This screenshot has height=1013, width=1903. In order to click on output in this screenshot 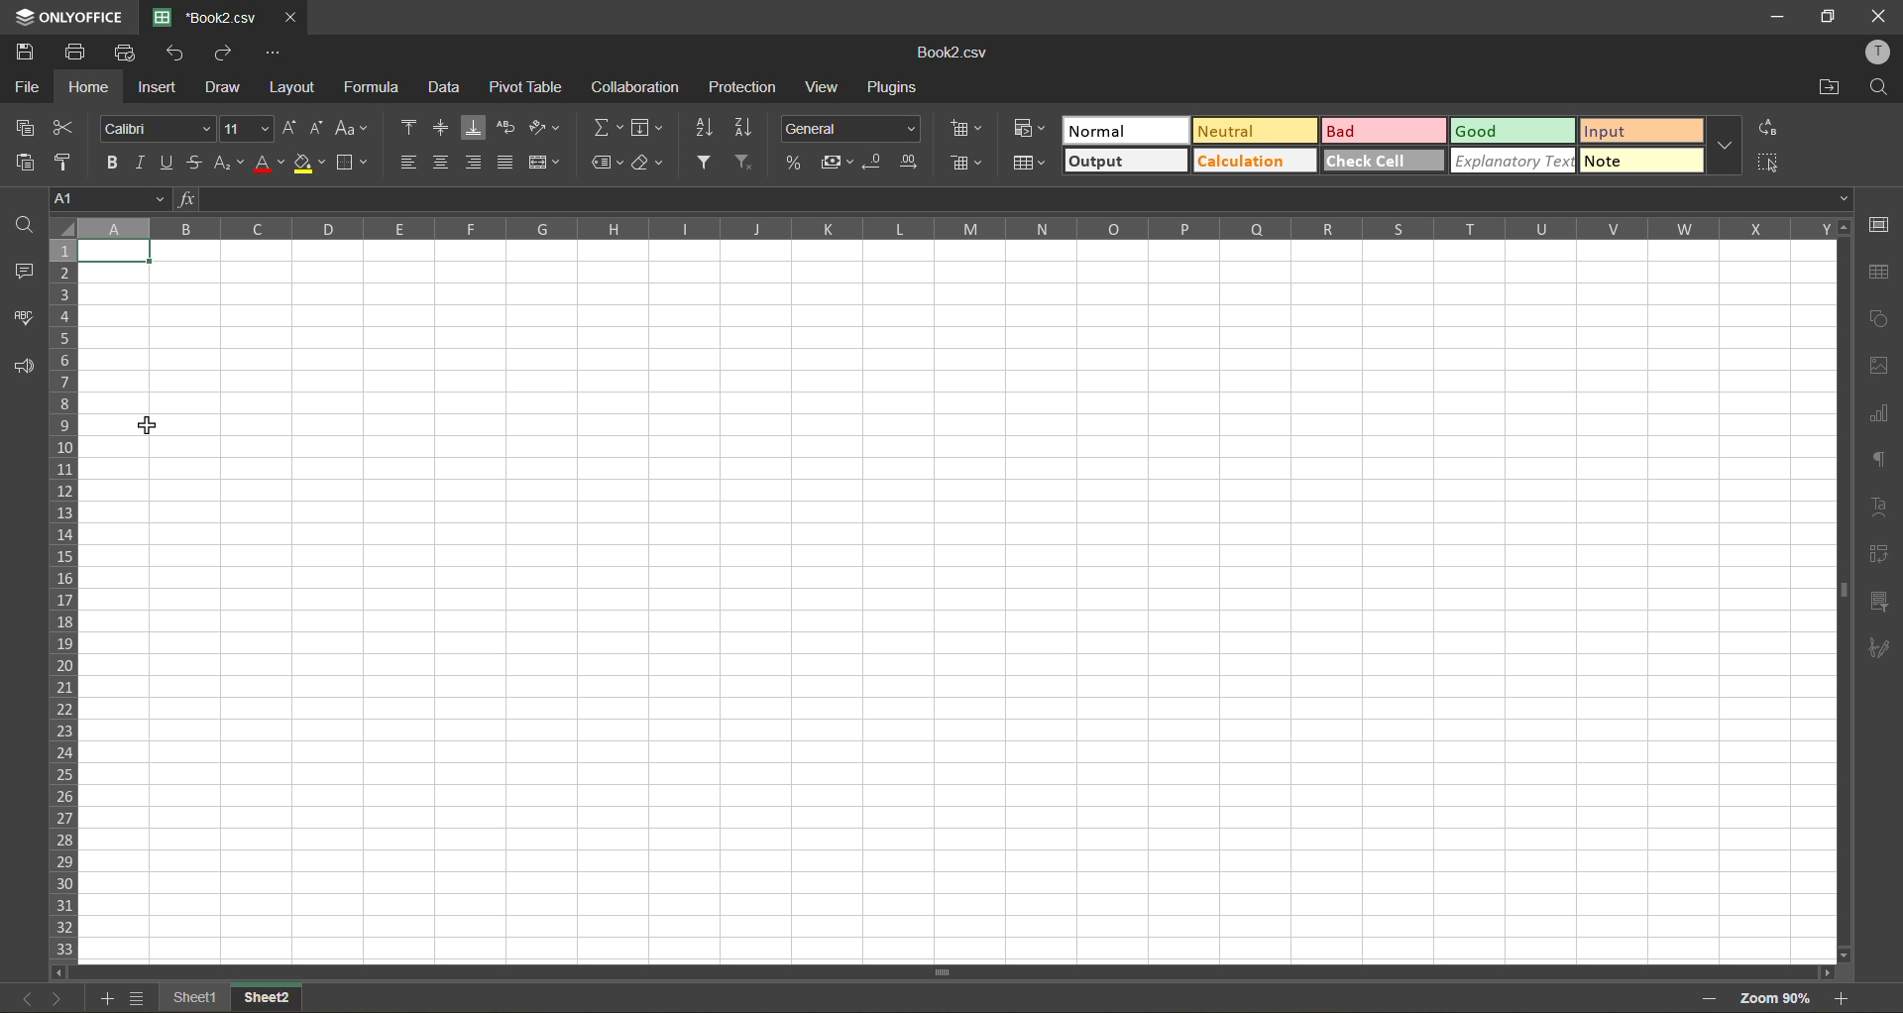, I will do `click(1126, 163)`.